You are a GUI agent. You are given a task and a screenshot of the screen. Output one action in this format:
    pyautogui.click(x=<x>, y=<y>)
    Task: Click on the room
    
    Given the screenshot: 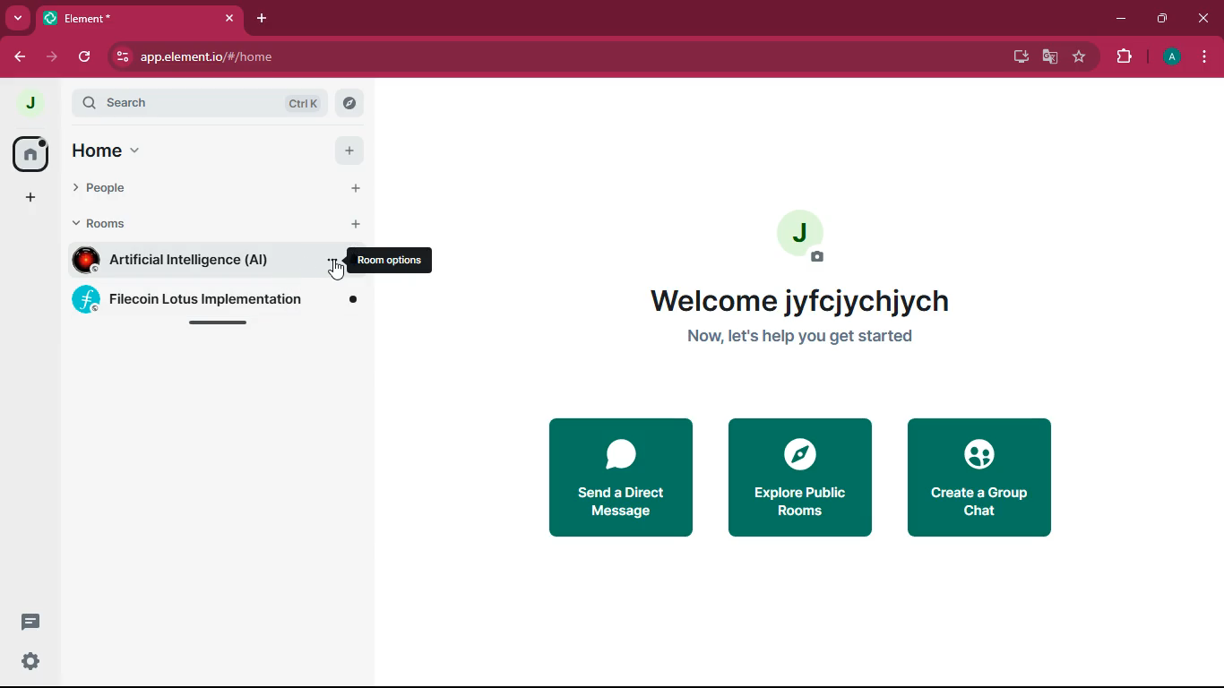 What is the action you would take?
    pyautogui.click(x=218, y=303)
    